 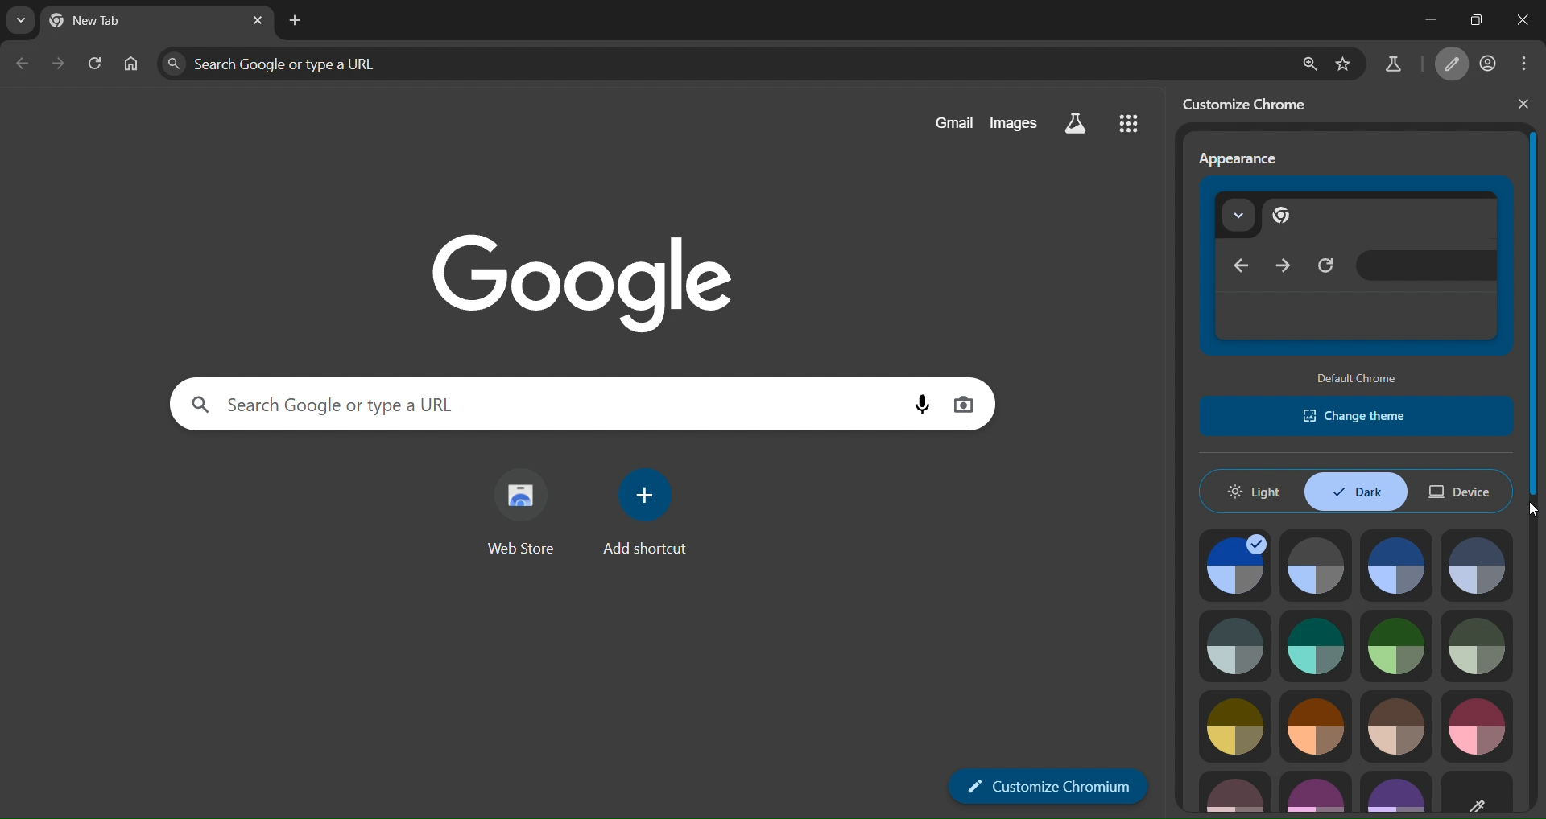 What do you see at coordinates (1258, 492) in the screenshot?
I see `light` at bounding box center [1258, 492].